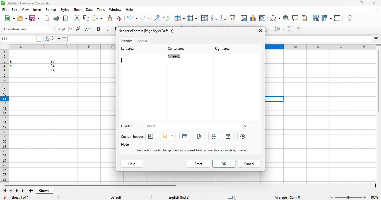  Describe the element at coordinates (233, 18) in the screenshot. I see `image` at that location.